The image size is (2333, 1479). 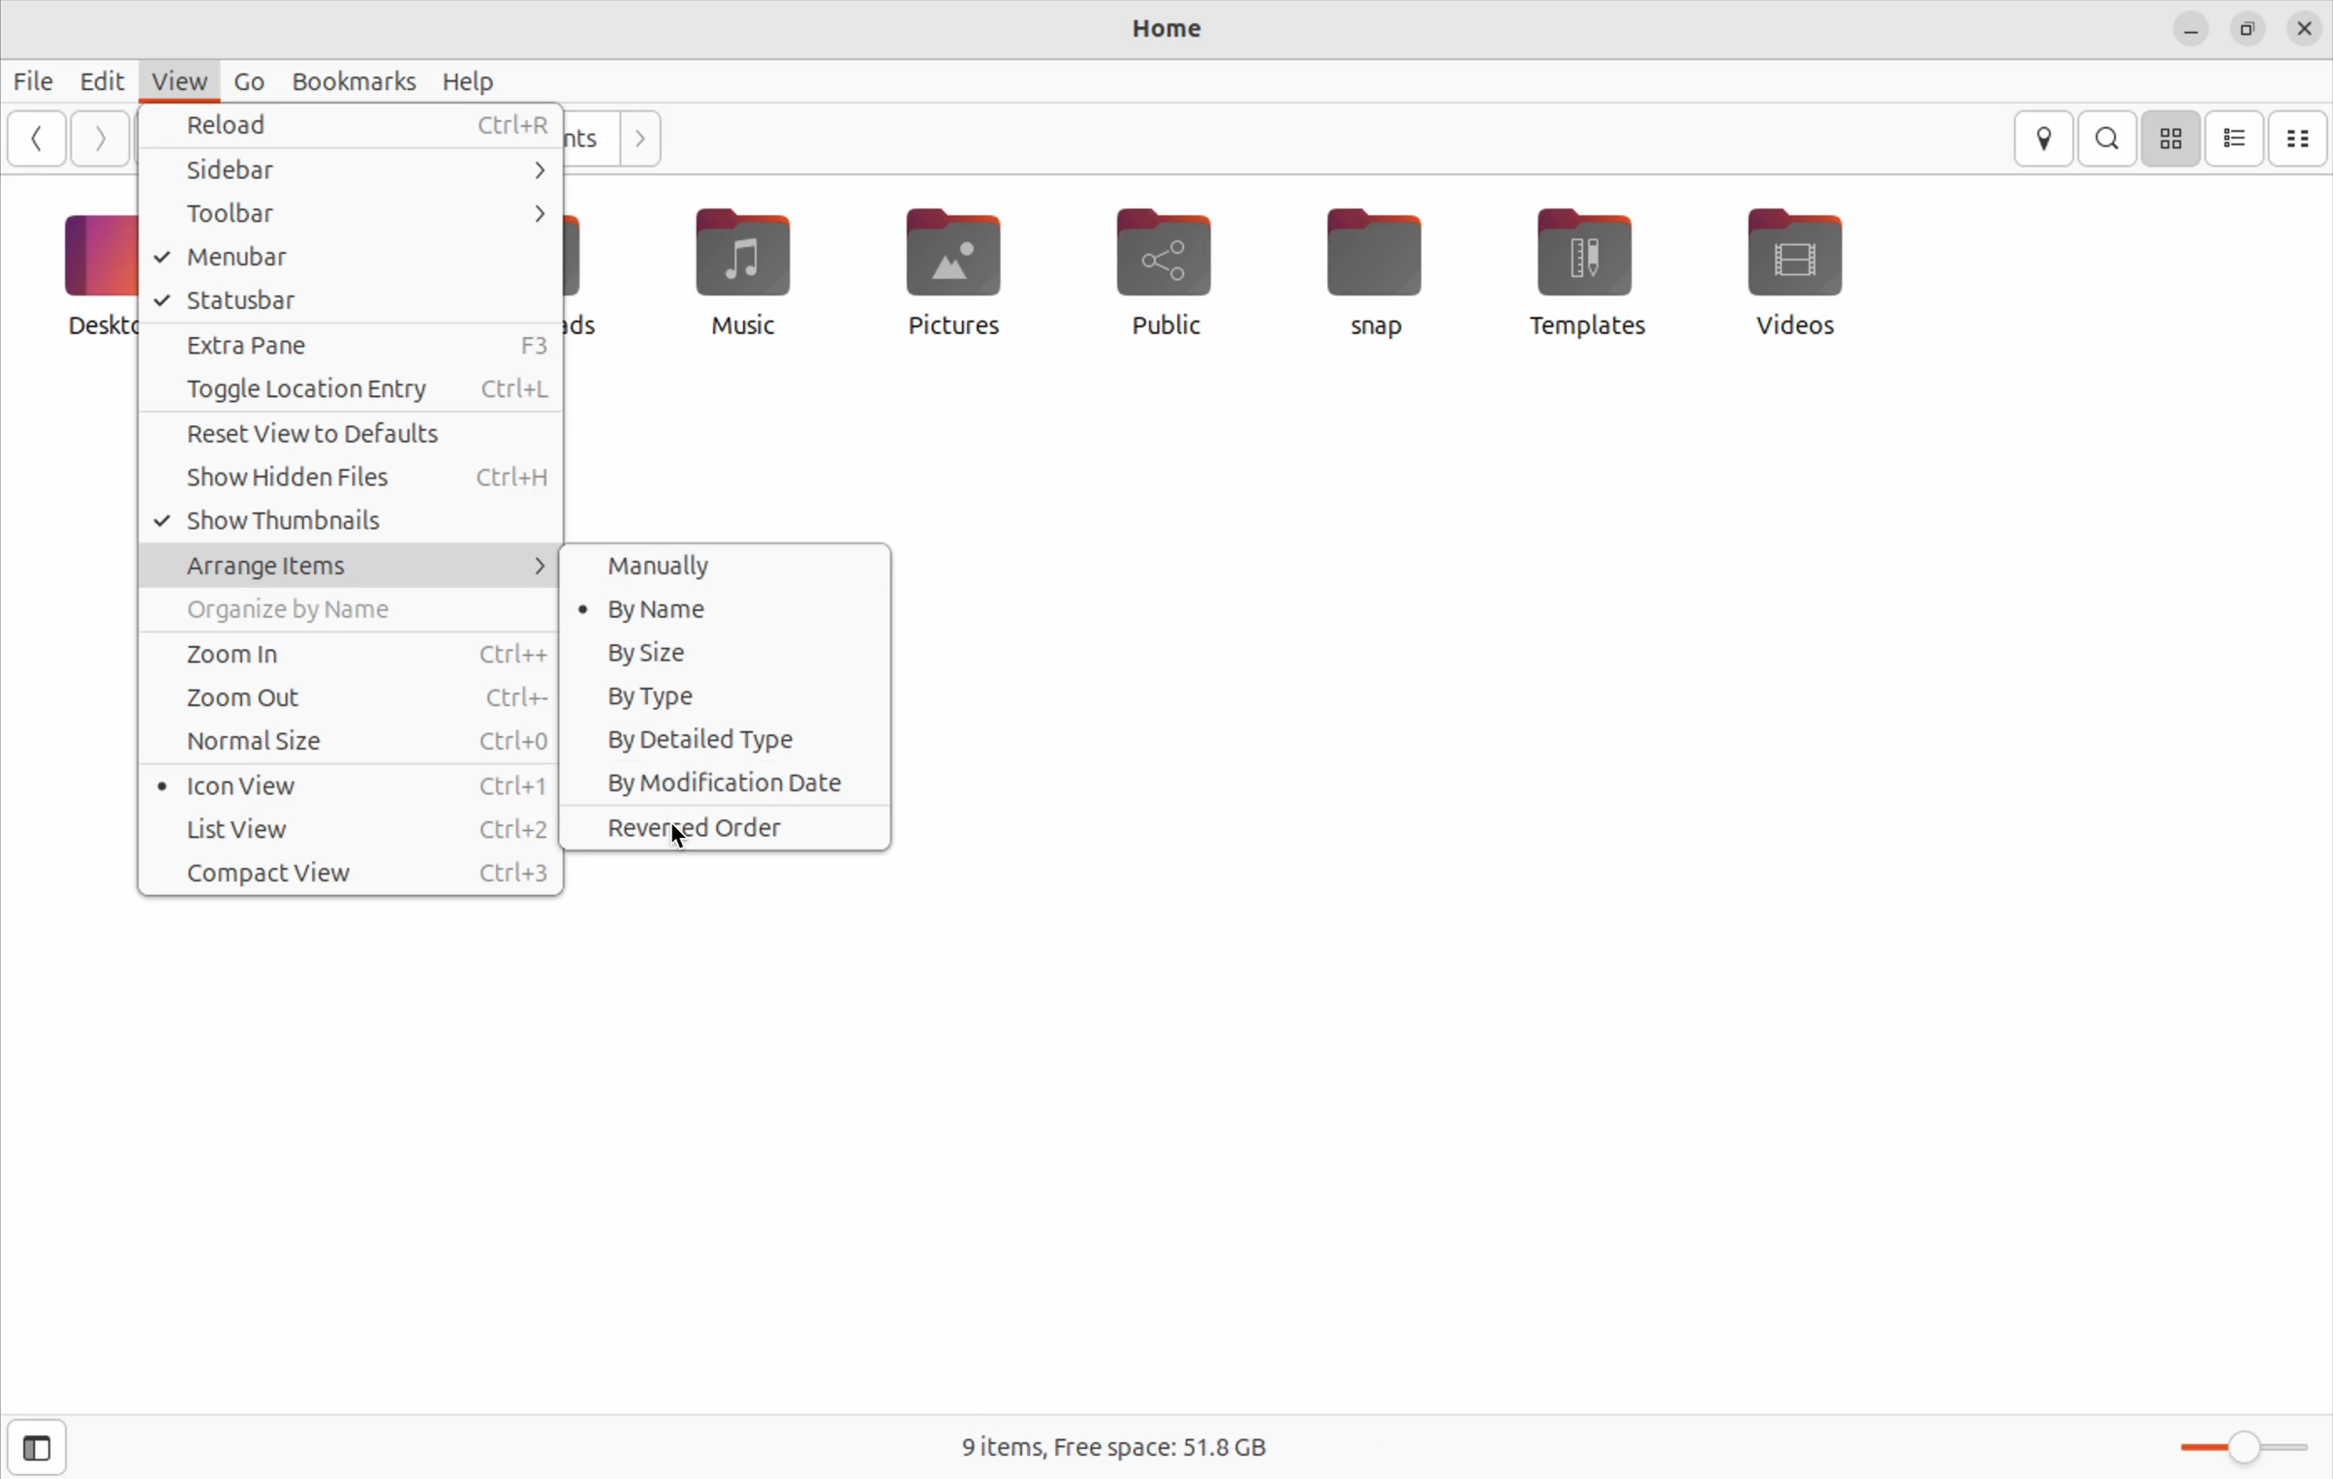 I want to click on organize by name, so click(x=339, y=612).